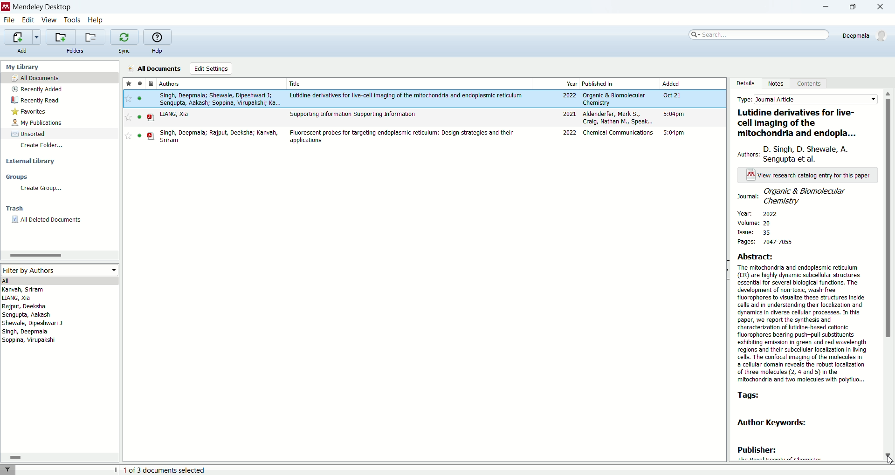  Describe the element at coordinates (212, 68) in the screenshot. I see `edit settings` at that location.